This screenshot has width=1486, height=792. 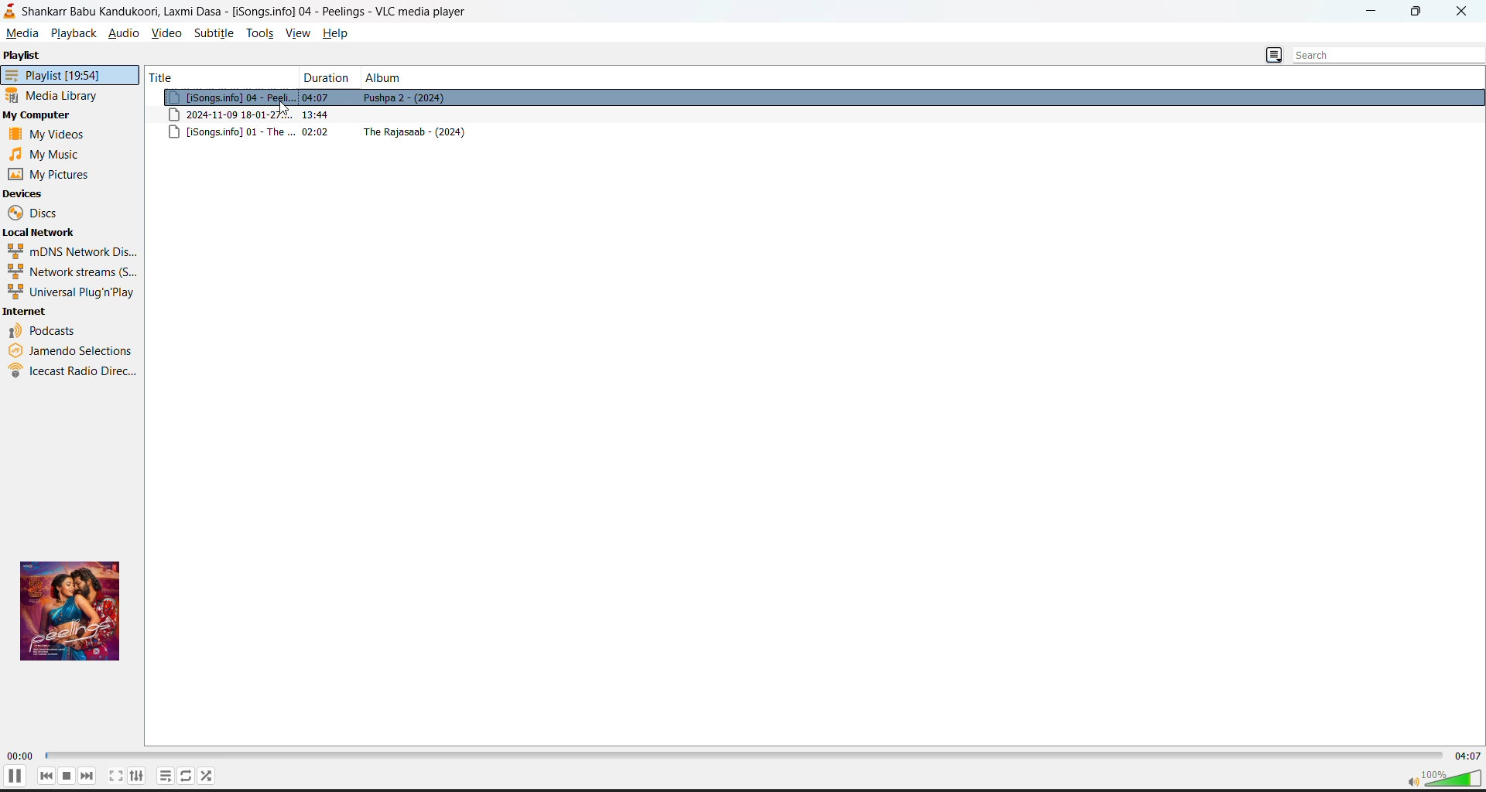 What do you see at coordinates (70, 291) in the screenshot?
I see `universal plug n play` at bounding box center [70, 291].